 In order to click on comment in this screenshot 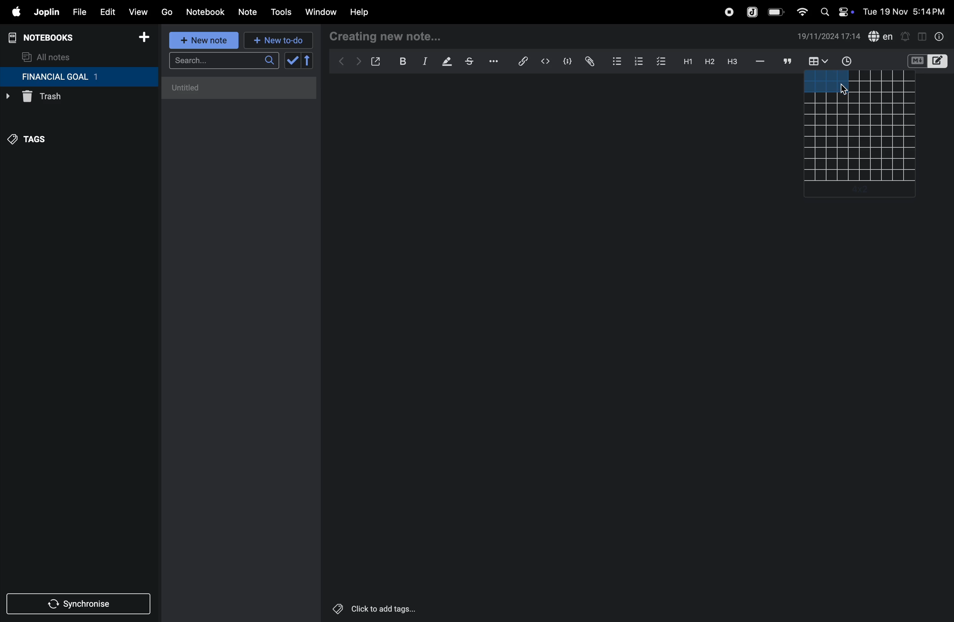, I will do `click(786, 61)`.